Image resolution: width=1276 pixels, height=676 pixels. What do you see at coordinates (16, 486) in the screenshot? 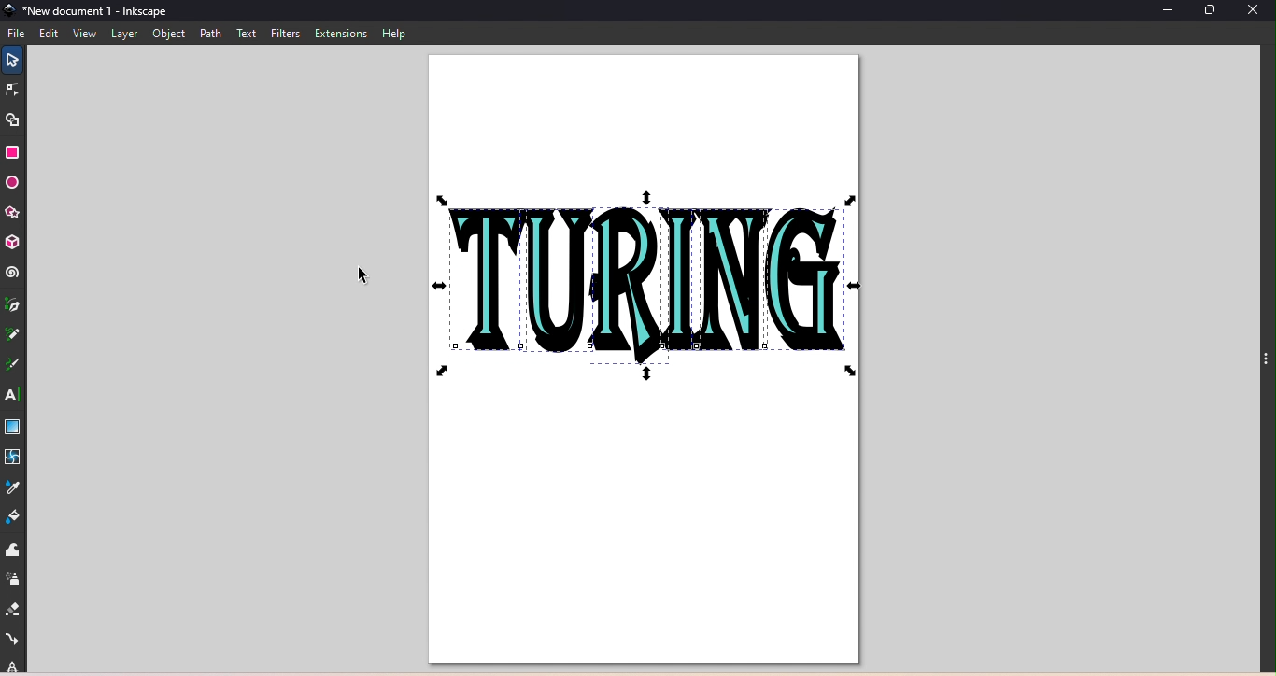
I see `Dropper tool` at bounding box center [16, 486].